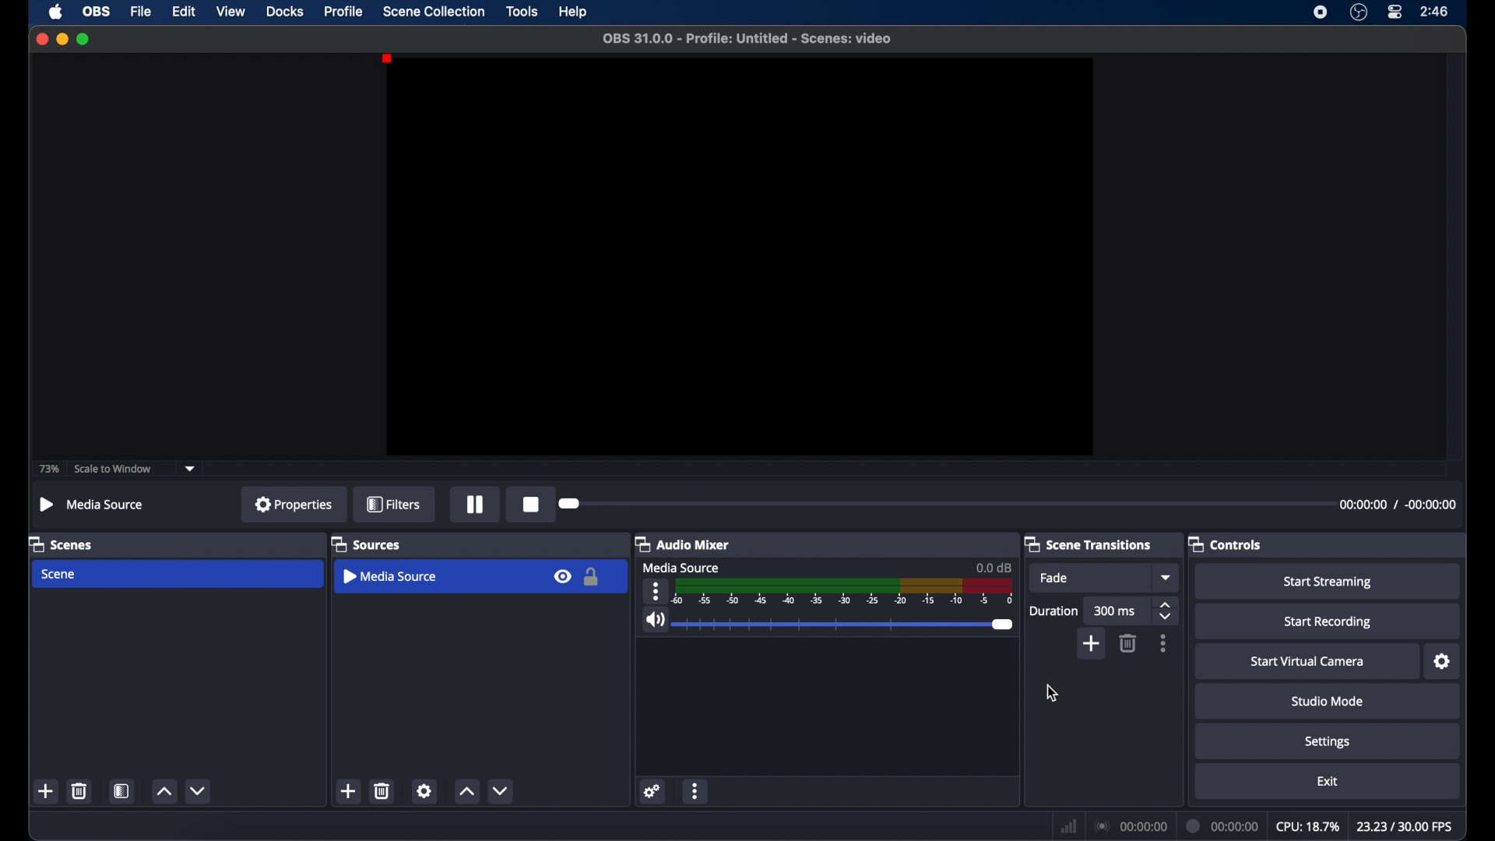 This screenshot has height=841, width=1495. What do you see at coordinates (1054, 612) in the screenshot?
I see `Duration` at bounding box center [1054, 612].